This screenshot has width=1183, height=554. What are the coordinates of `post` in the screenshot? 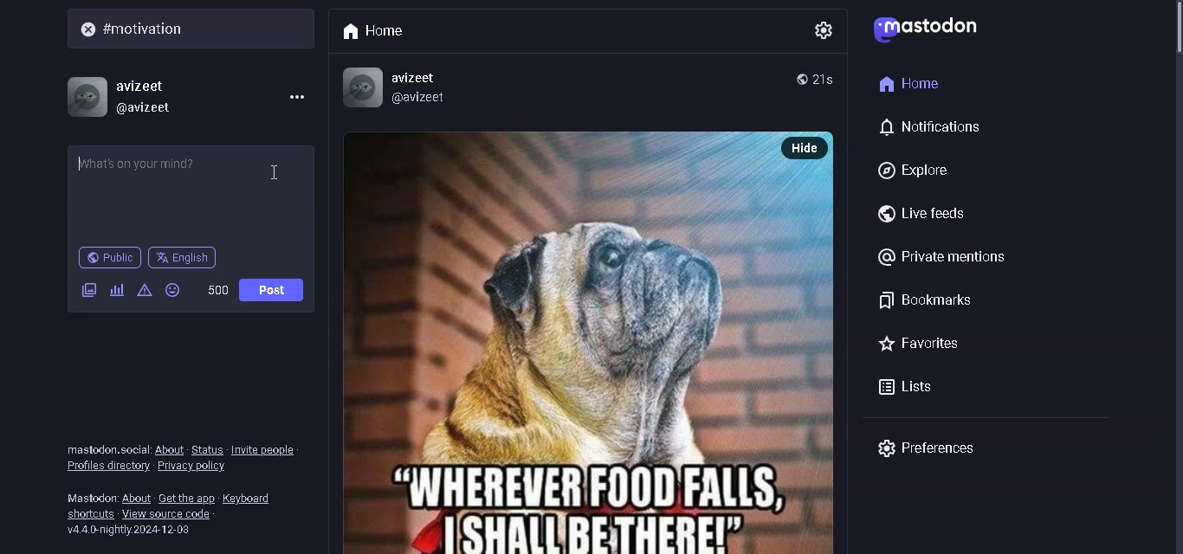 It's located at (275, 288).